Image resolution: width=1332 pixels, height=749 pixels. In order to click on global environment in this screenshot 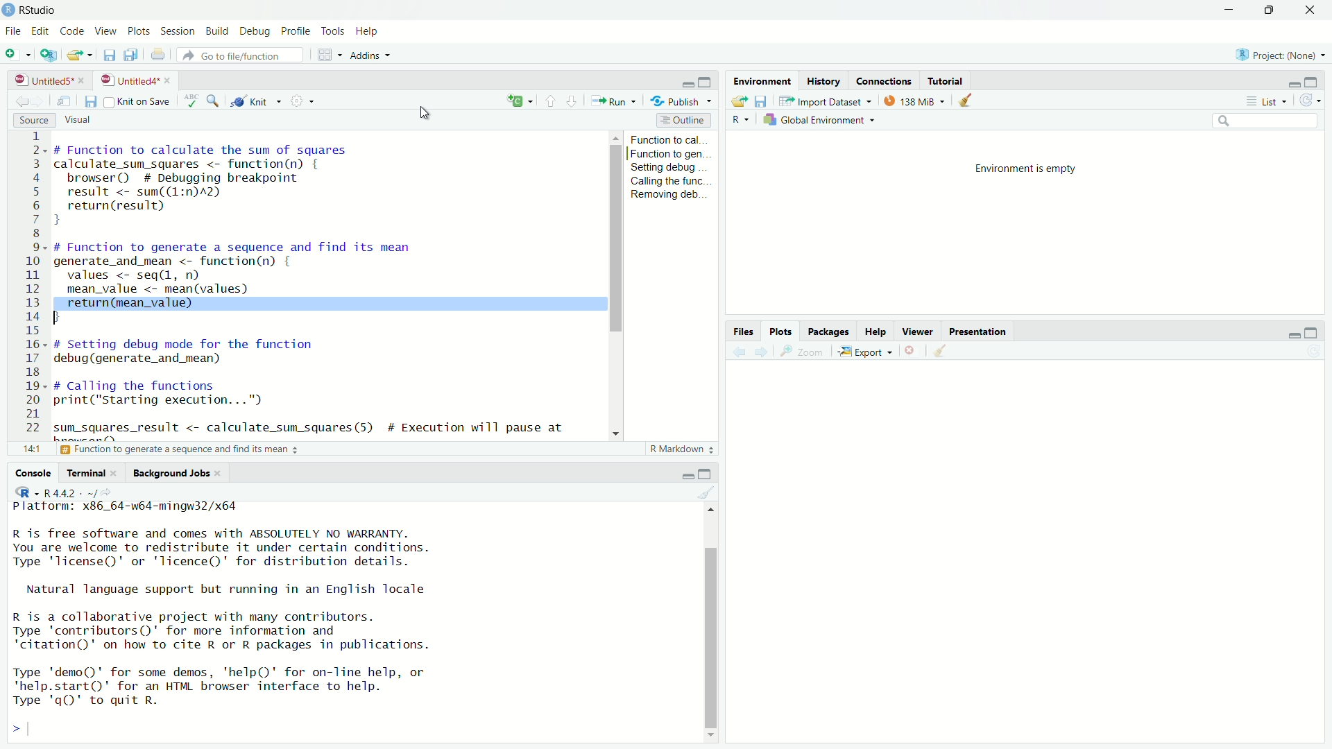, I will do `click(823, 122)`.